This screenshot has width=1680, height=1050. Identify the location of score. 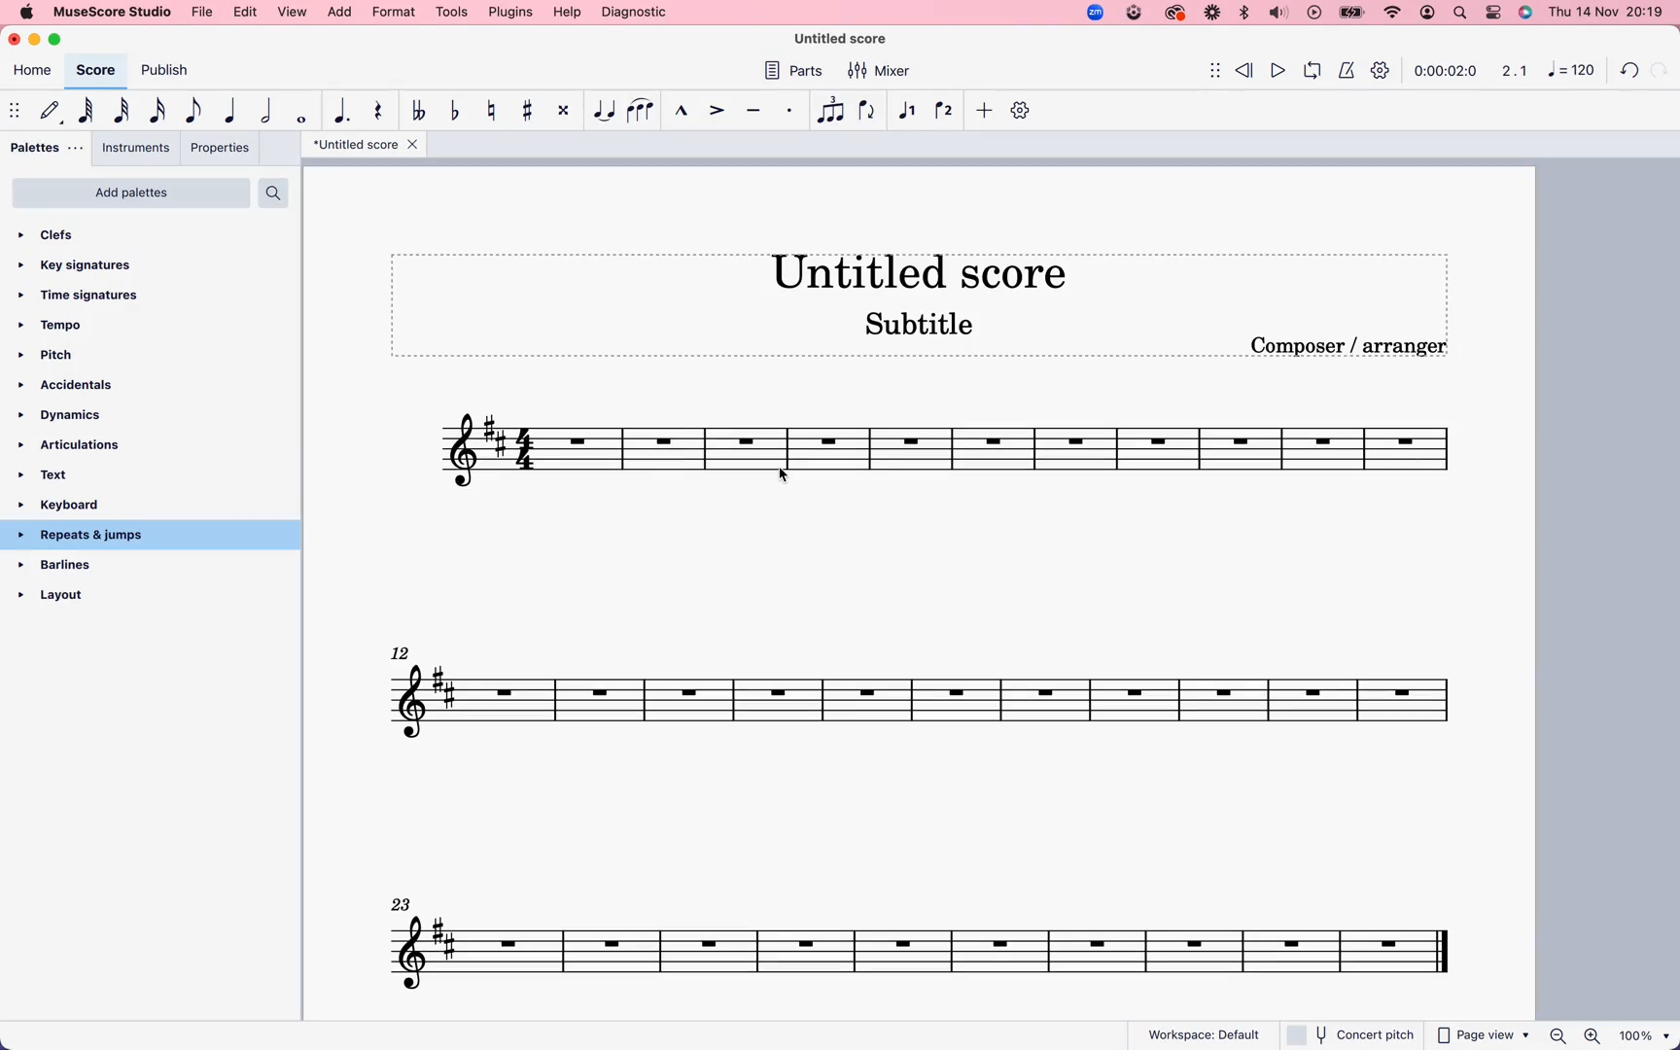
(930, 938).